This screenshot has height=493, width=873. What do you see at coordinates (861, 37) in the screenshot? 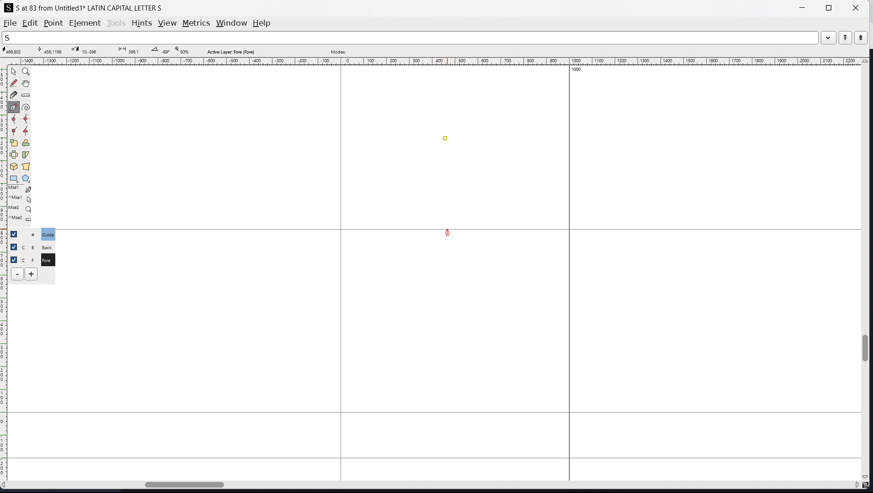
I see `next word in the wordlist` at bounding box center [861, 37].